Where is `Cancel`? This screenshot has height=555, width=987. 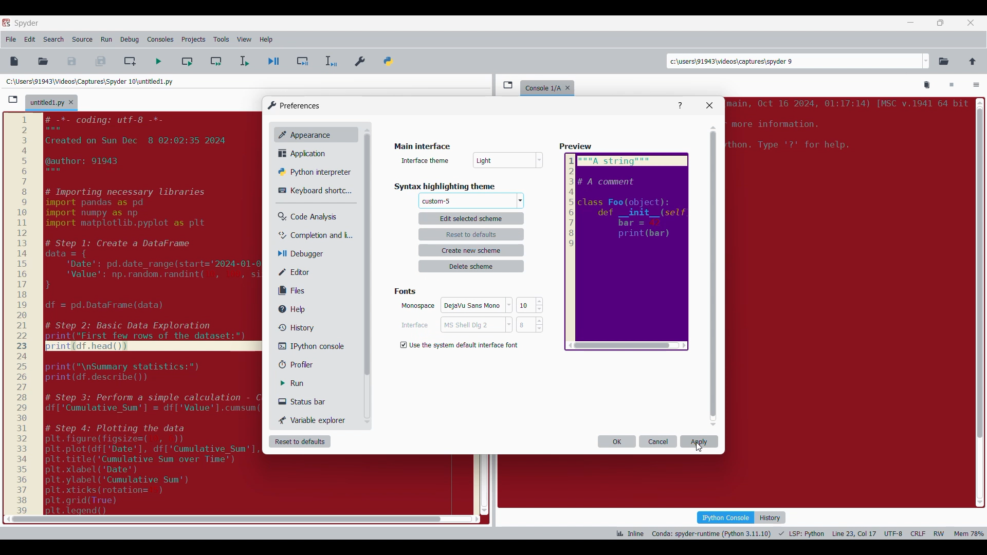 Cancel is located at coordinates (471, 326).